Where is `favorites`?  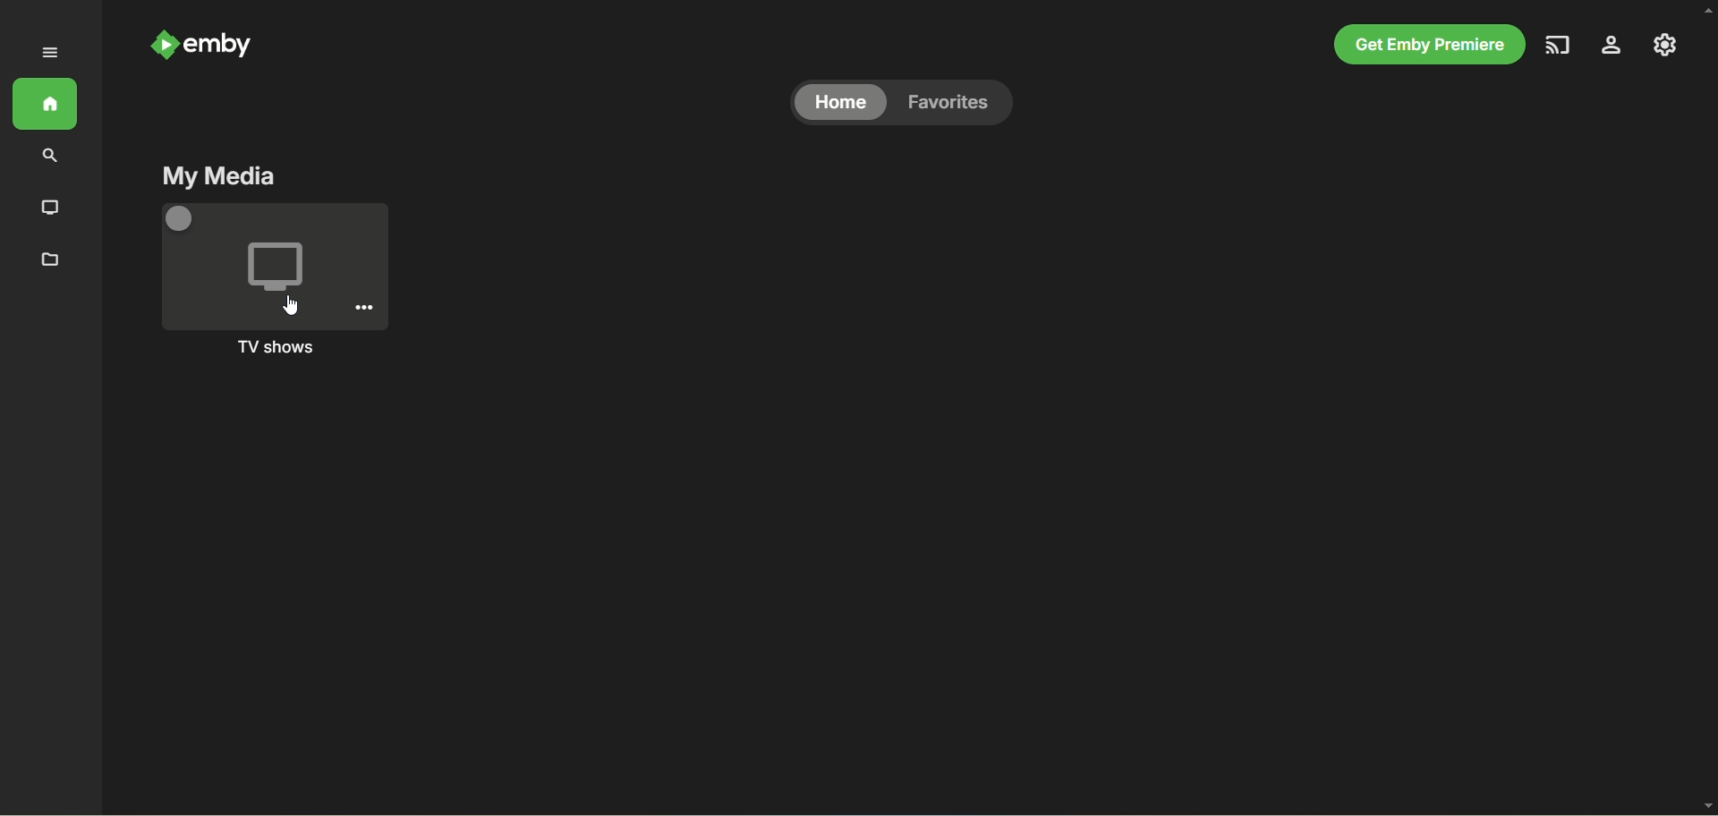 favorites is located at coordinates (955, 103).